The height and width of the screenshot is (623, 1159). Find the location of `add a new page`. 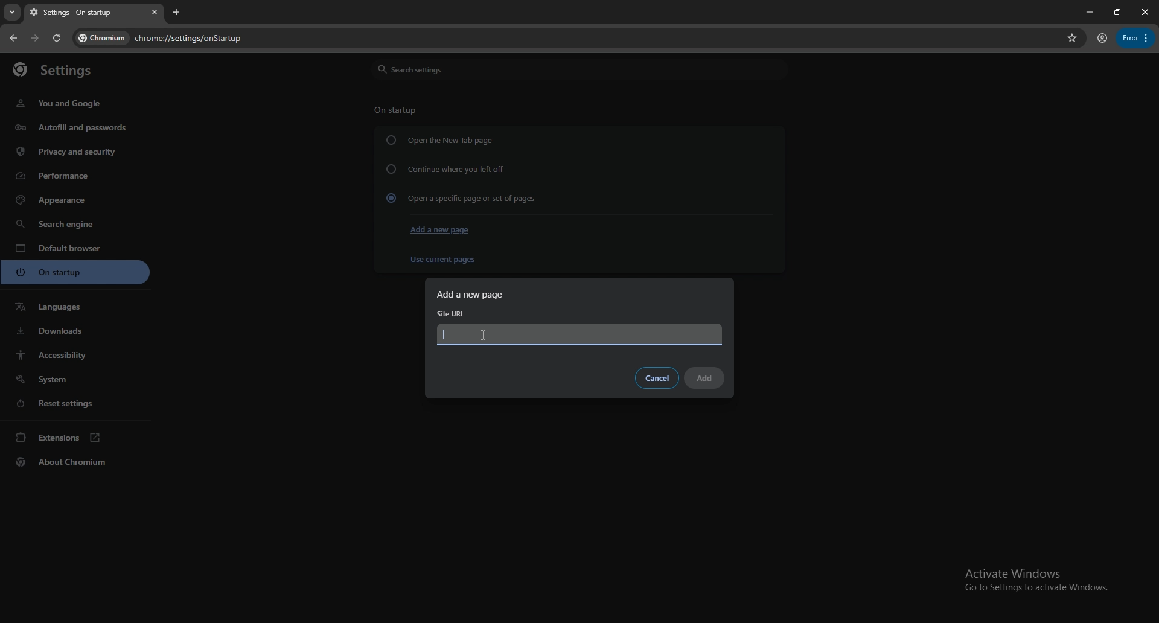

add a new page is located at coordinates (441, 231).